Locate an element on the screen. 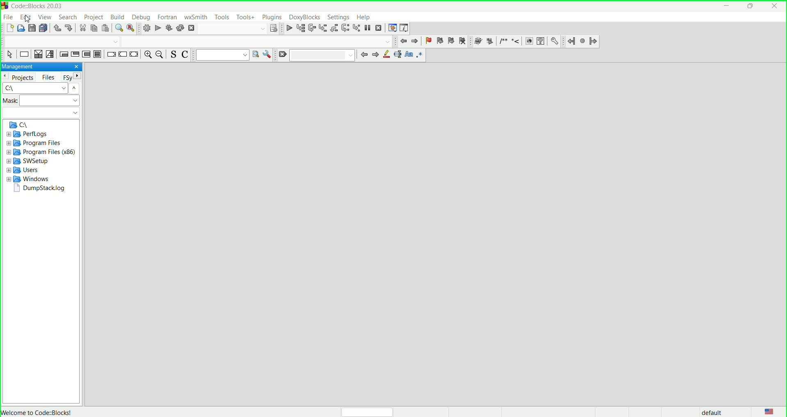 The width and height of the screenshot is (787, 417). minimize/maximize is located at coordinates (750, 7).